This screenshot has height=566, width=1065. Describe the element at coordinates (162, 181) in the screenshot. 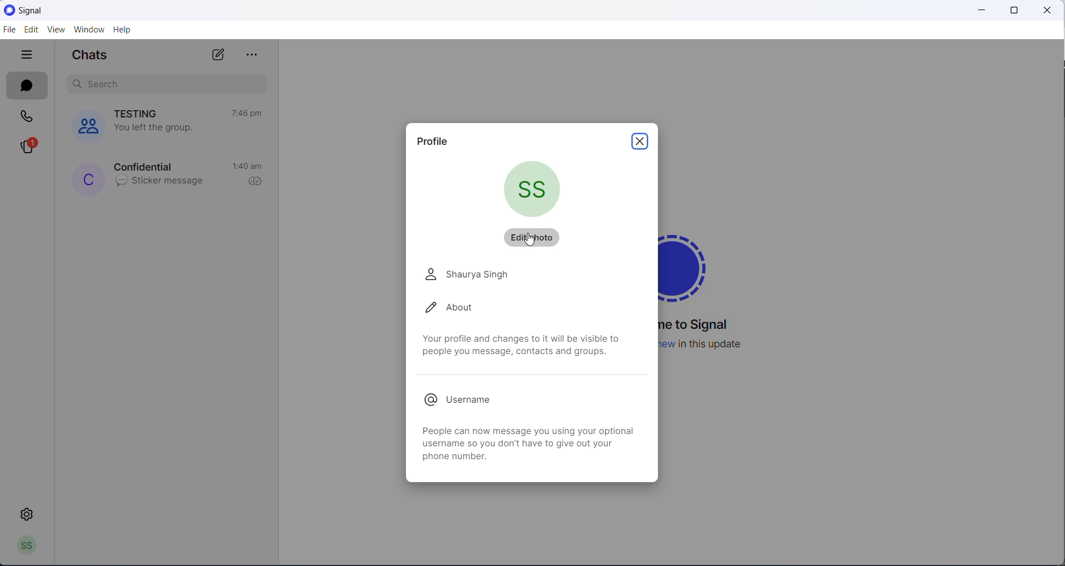

I see `last message` at that location.